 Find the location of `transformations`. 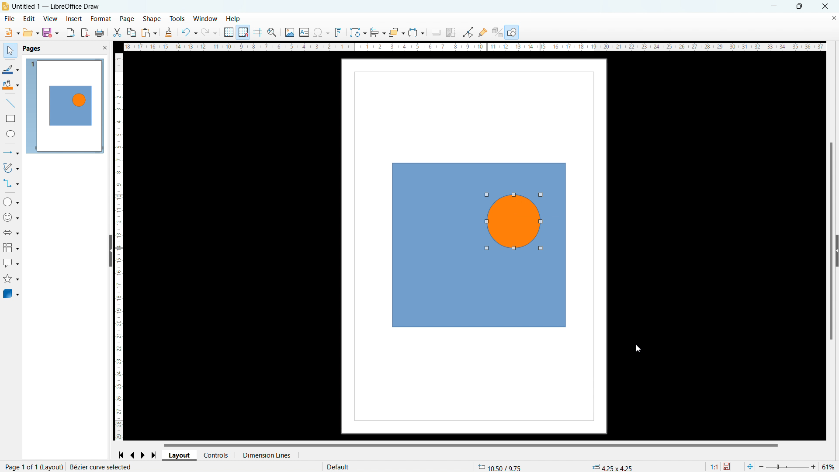

transformations is located at coordinates (357, 32).